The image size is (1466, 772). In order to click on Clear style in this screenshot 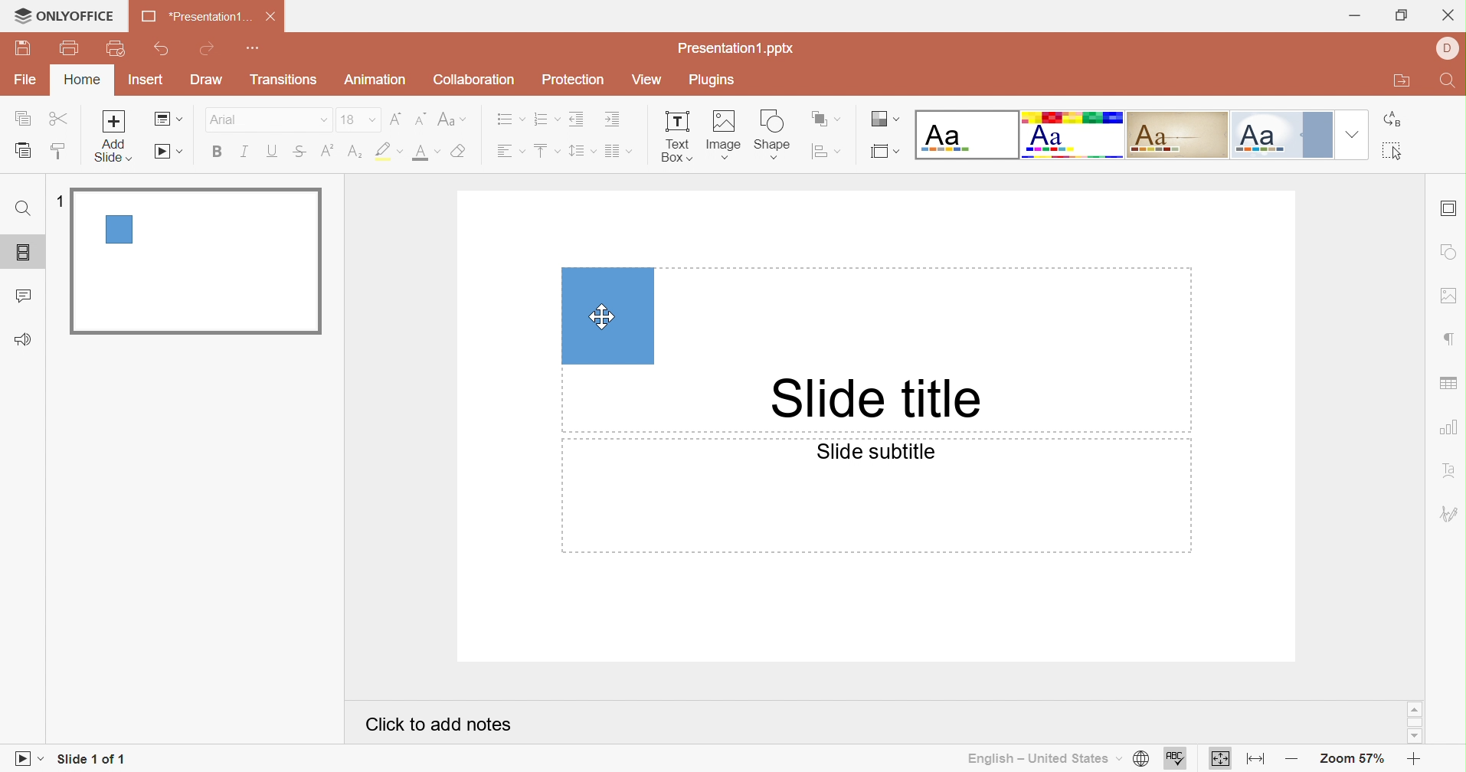, I will do `click(462, 152)`.